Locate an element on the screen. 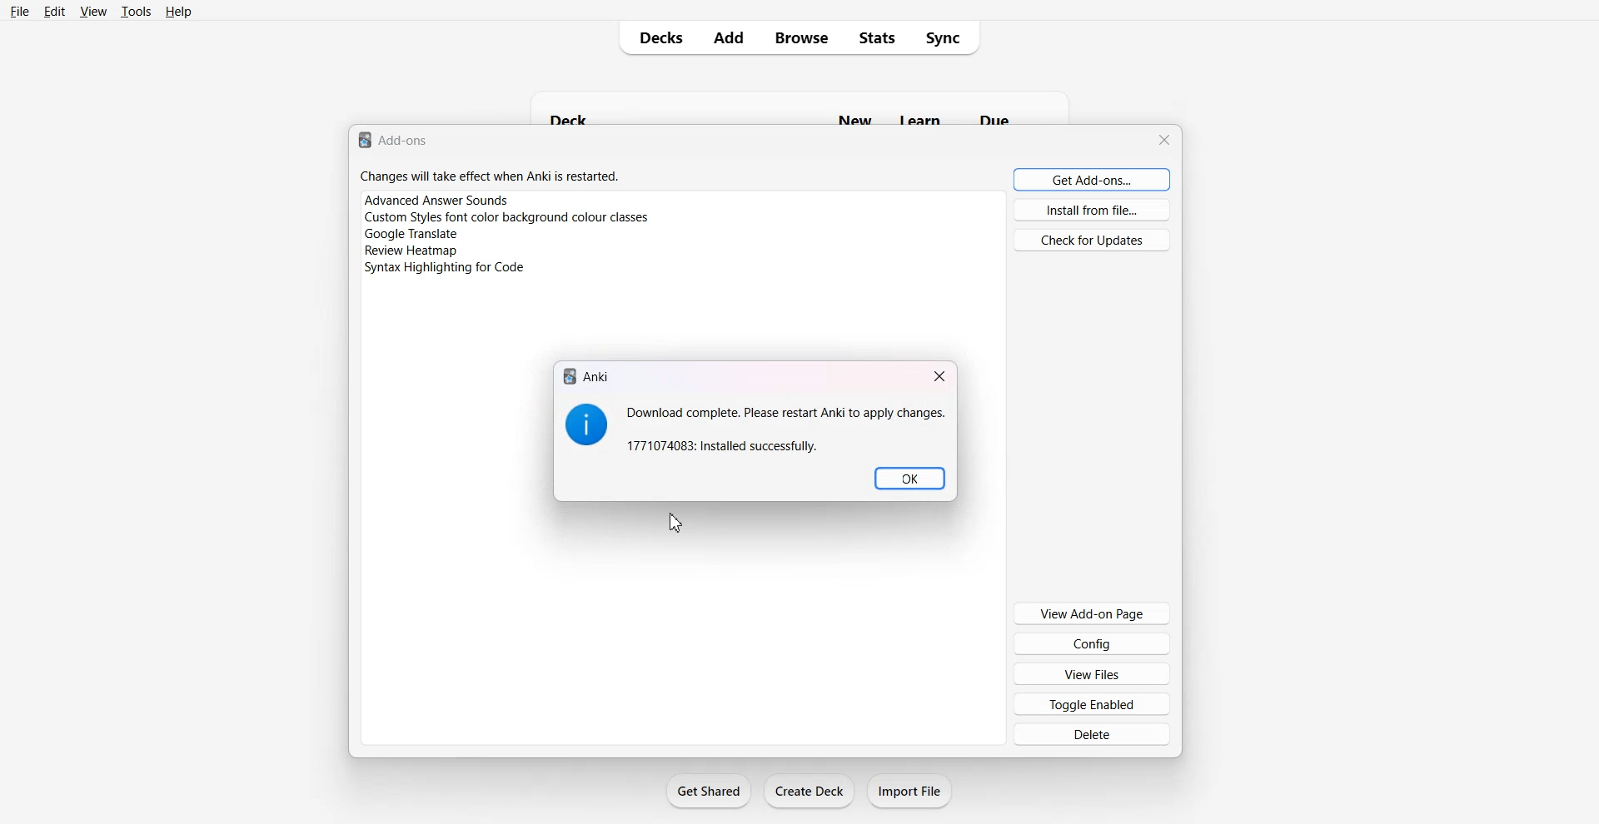 The image size is (1599, 824). Config is located at coordinates (1093, 643).